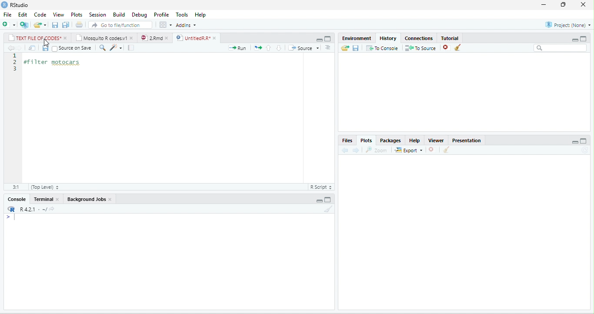 The height and width of the screenshot is (314, 594). What do you see at coordinates (575, 142) in the screenshot?
I see `minimize` at bounding box center [575, 142].